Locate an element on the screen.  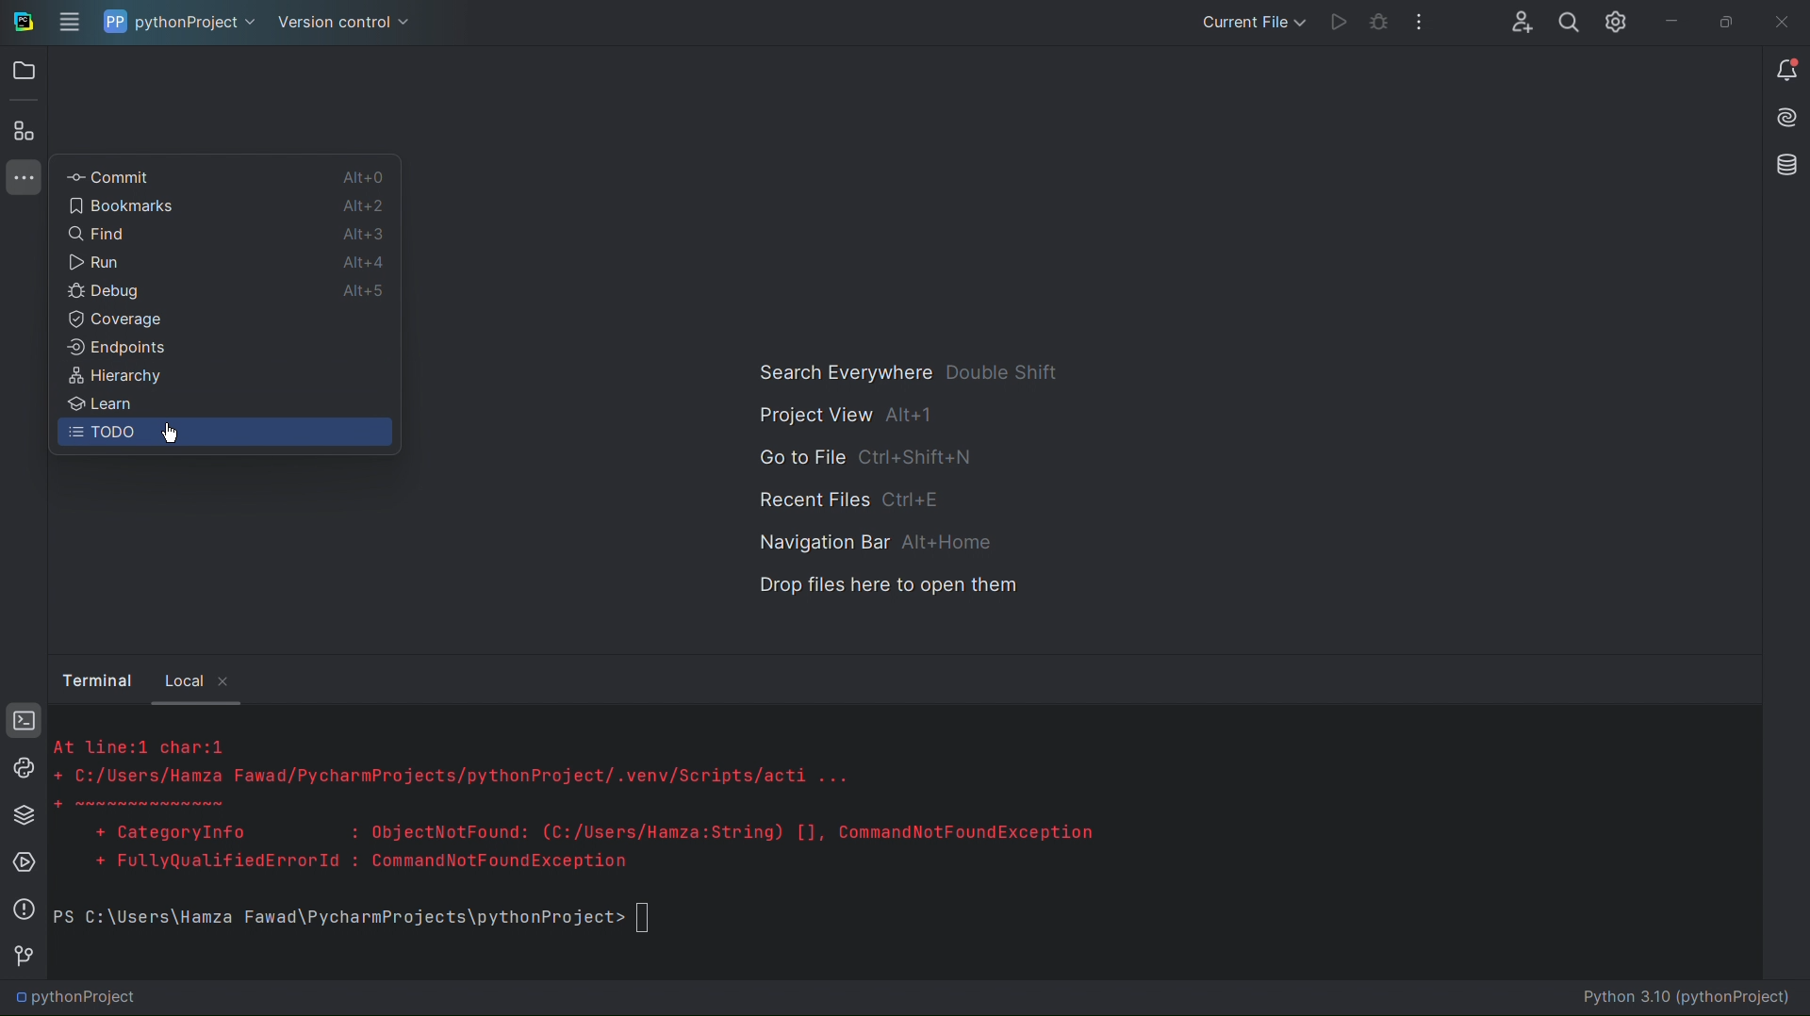
Go to File is located at coordinates (867, 459).